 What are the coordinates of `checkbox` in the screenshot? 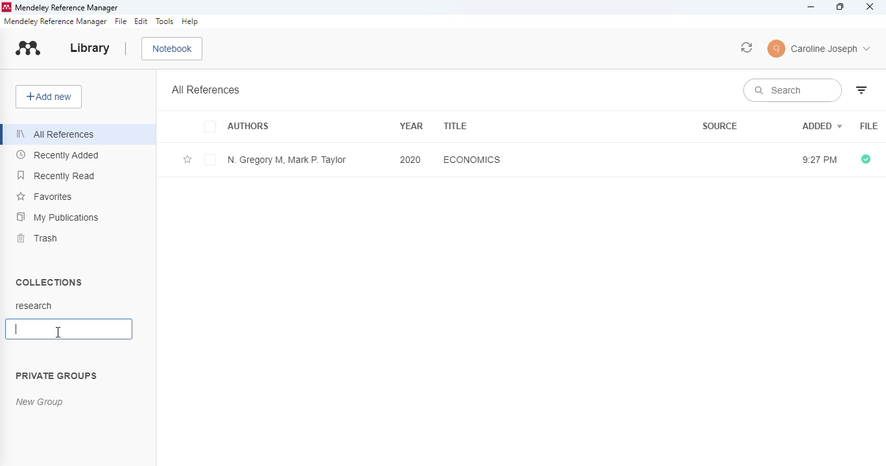 It's located at (212, 127).